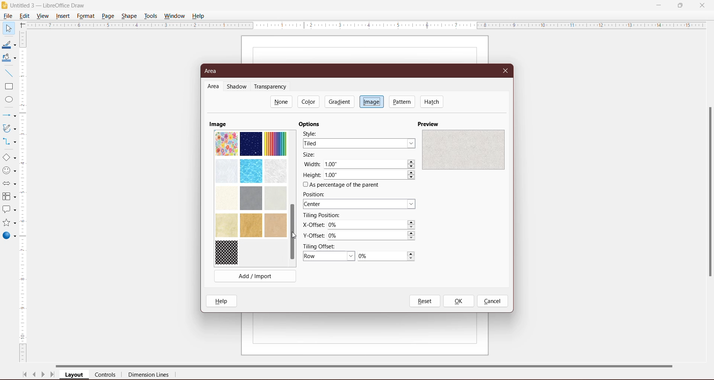 The height and width of the screenshot is (380, 714). Describe the element at coordinates (63, 16) in the screenshot. I see `Insert` at that location.